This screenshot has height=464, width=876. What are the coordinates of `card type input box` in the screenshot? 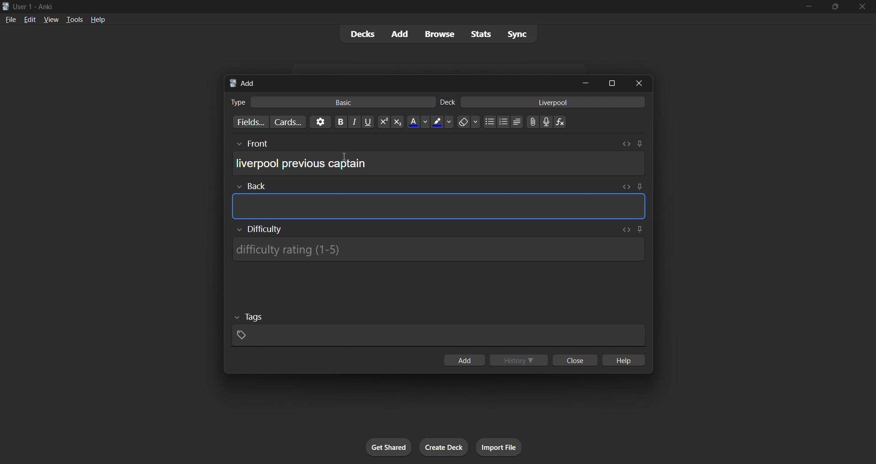 It's located at (327, 100).